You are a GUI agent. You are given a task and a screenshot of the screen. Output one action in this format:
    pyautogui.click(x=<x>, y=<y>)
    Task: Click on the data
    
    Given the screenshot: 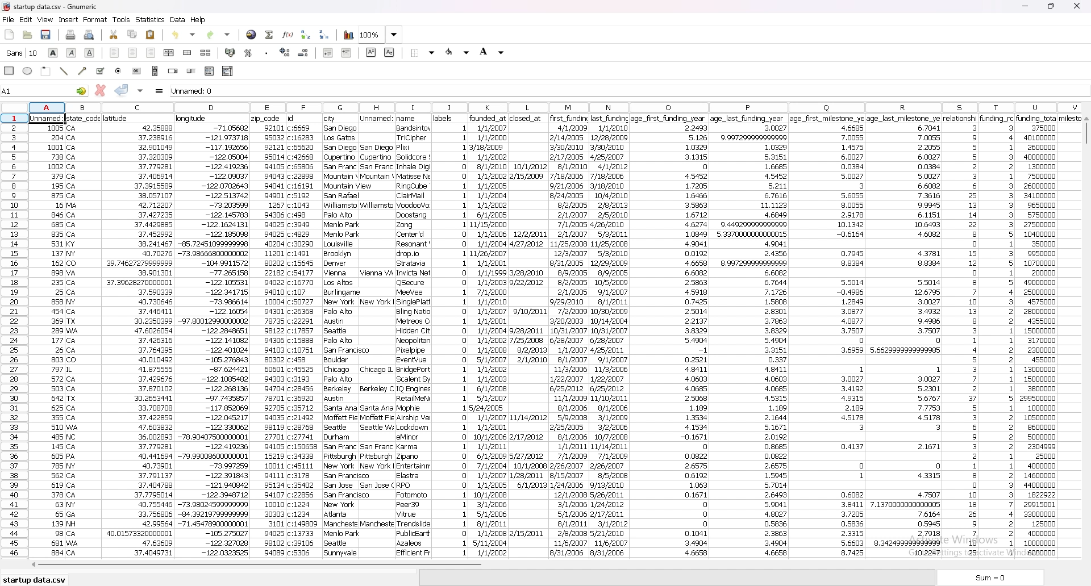 What is the action you would take?
    pyautogui.click(x=671, y=338)
    